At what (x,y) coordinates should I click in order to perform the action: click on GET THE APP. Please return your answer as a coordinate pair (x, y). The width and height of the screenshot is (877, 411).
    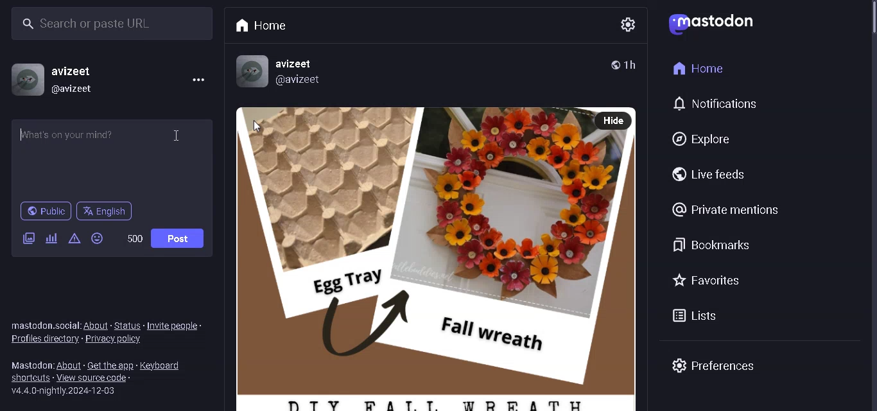
    Looking at the image, I should click on (110, 365).